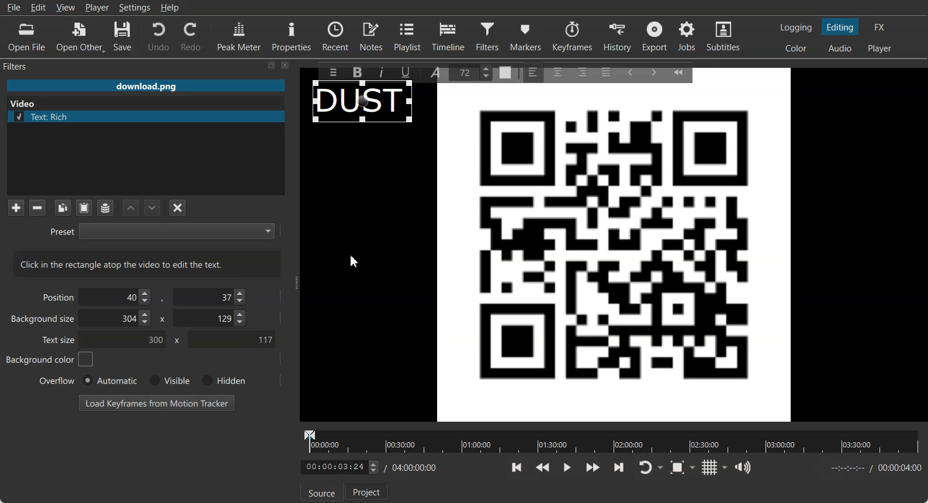 The image size is (928, 503). What do you see at coordinates (743, 468) in the screenshot?
I see `Show the volume control` at bounding box center [743, 468].